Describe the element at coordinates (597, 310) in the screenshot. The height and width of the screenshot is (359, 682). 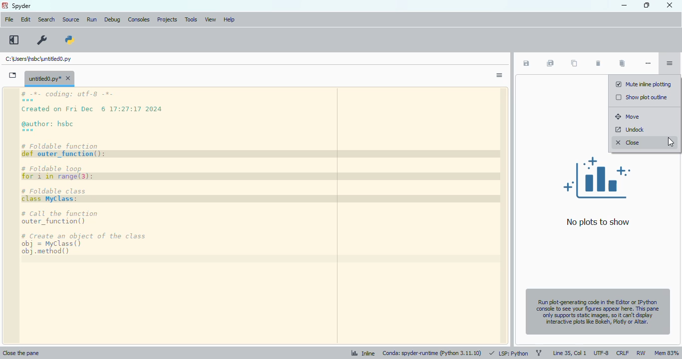
I see `plots panel info` at that location.